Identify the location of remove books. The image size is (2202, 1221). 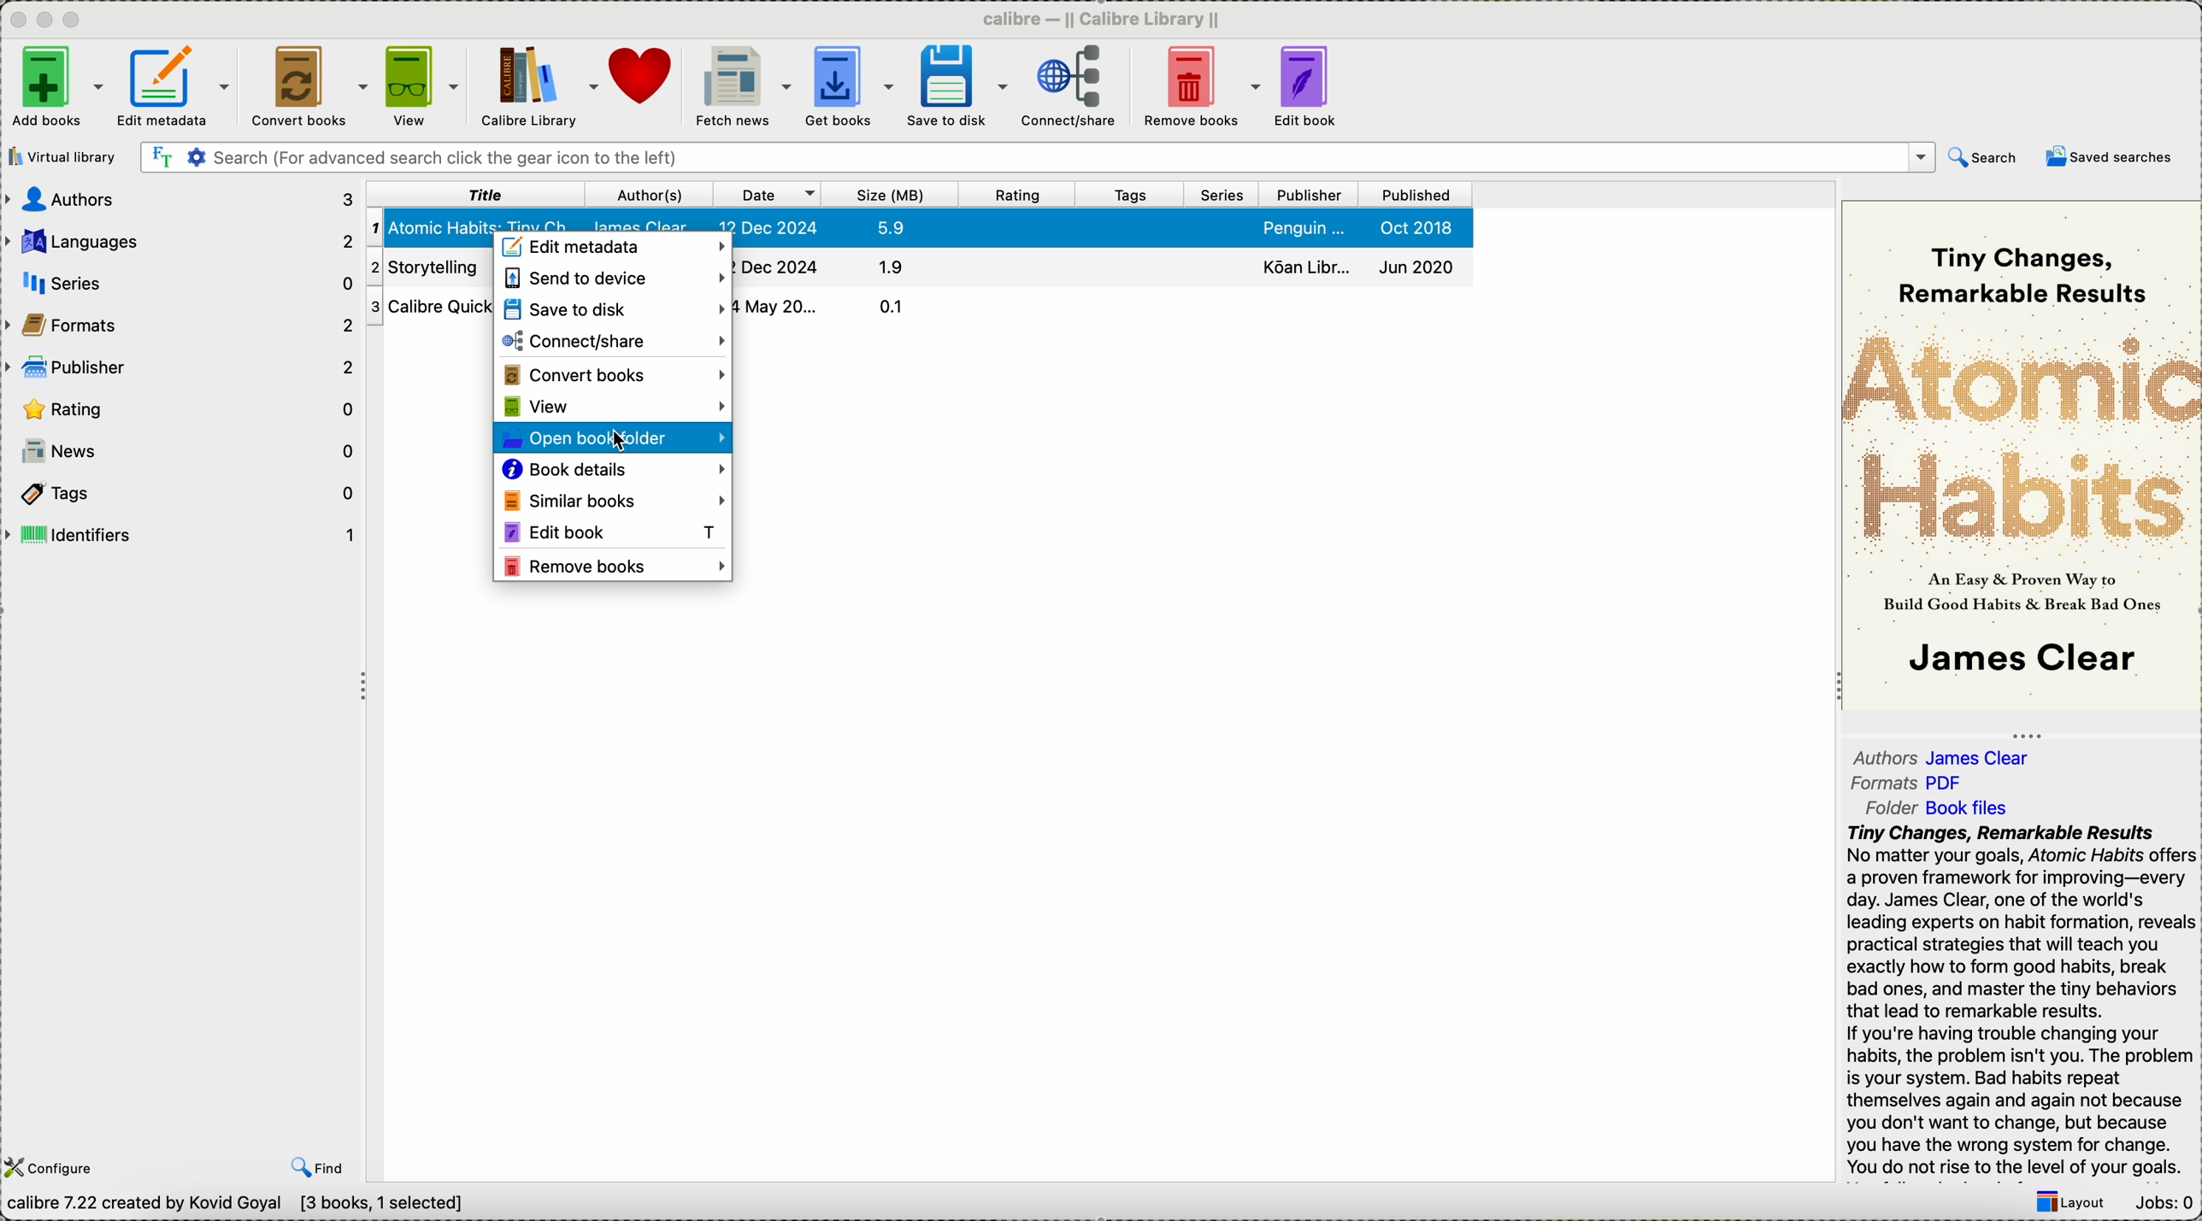
(615, 567).